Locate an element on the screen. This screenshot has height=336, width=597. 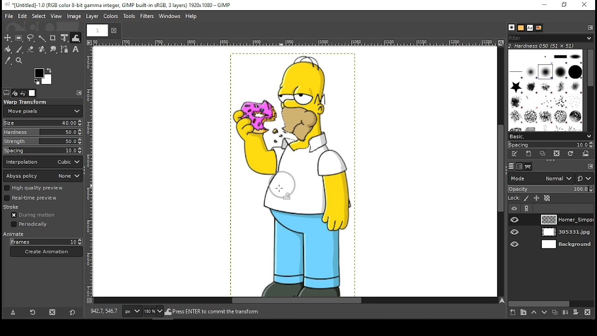
save tool preset is located at coordinates (13, 312).